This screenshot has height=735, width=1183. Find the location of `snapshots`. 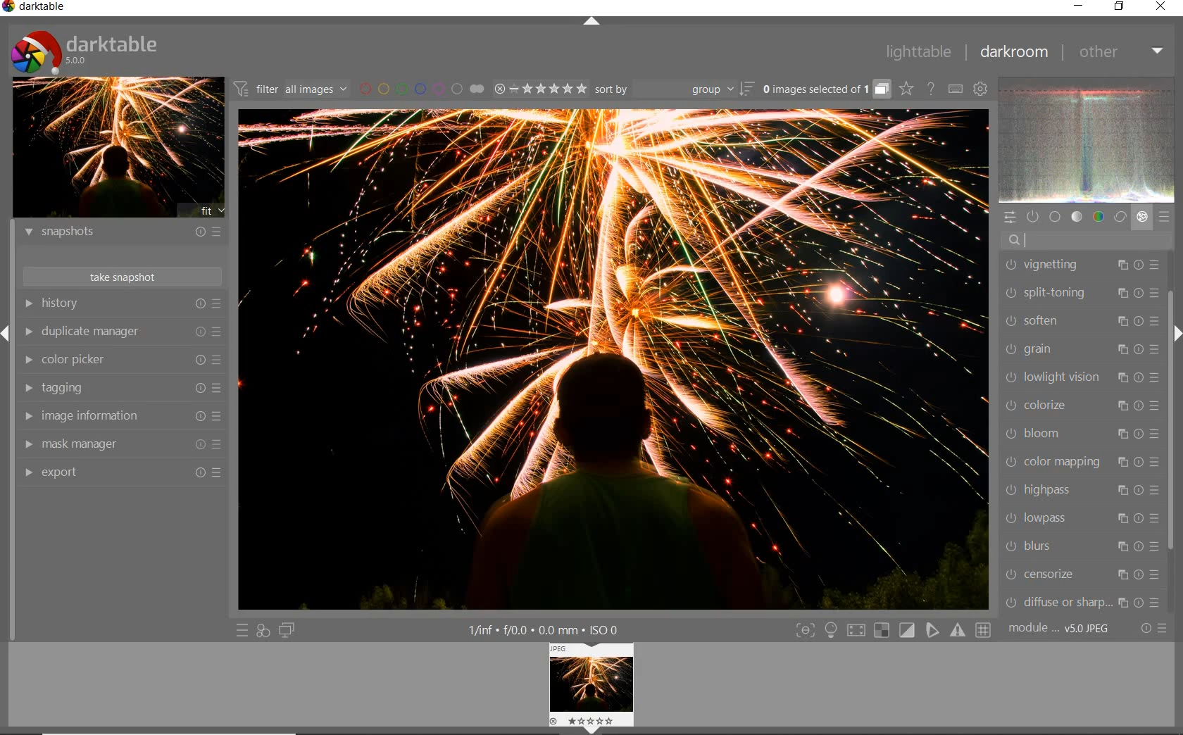

snapshots is located at coordinates (121, 232).